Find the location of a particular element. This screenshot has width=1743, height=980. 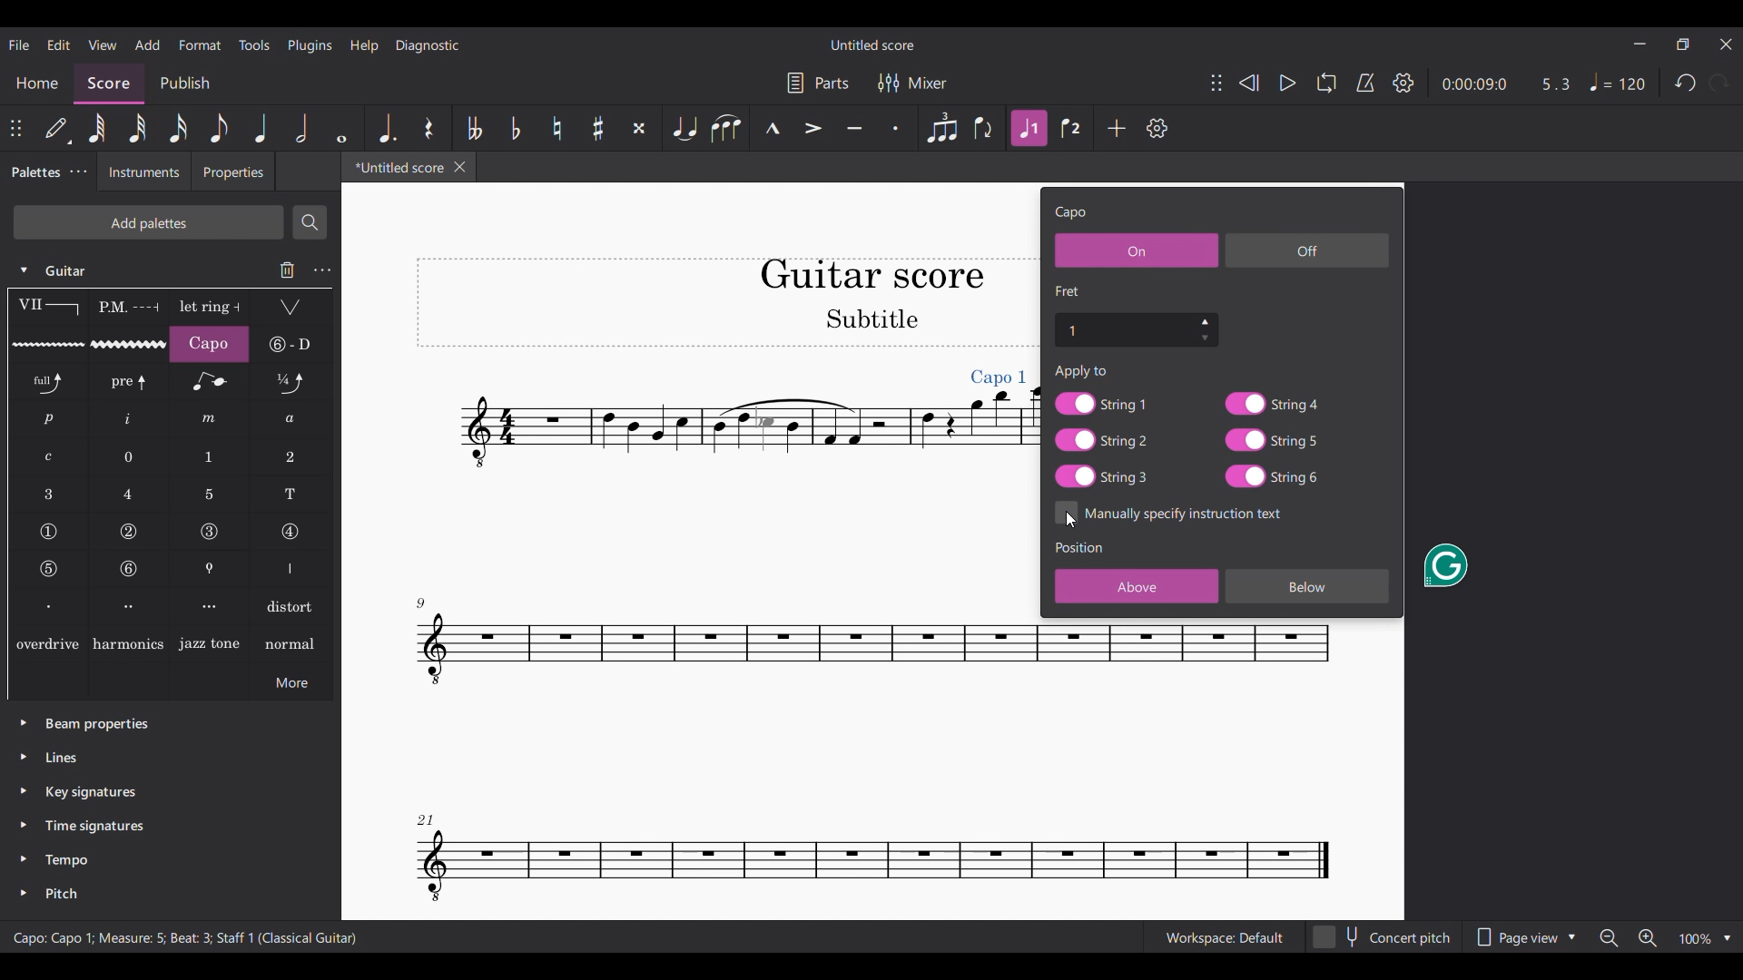

Minimize is located at coordinates (1640, 44).